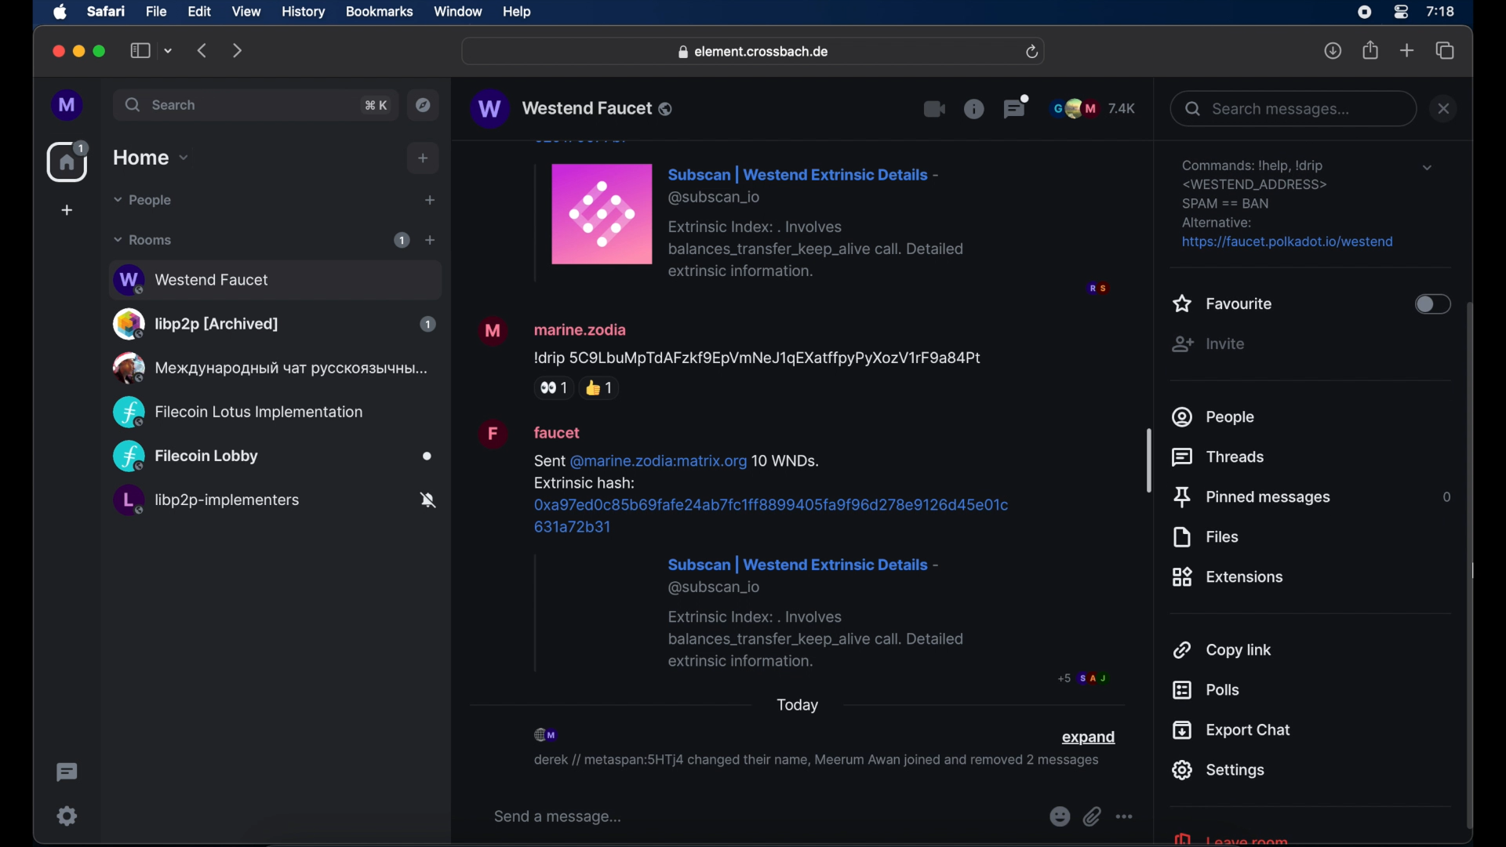 This screenshot has width=1506, height=847. Describe the element at coordinates (267, 368) in the screenshot. I see `public room` at that location.